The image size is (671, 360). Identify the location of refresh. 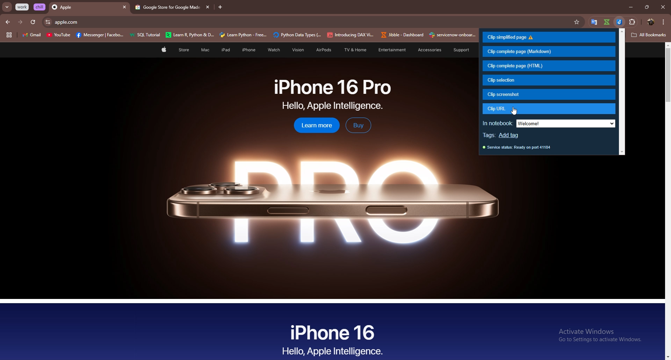
(33, 22).